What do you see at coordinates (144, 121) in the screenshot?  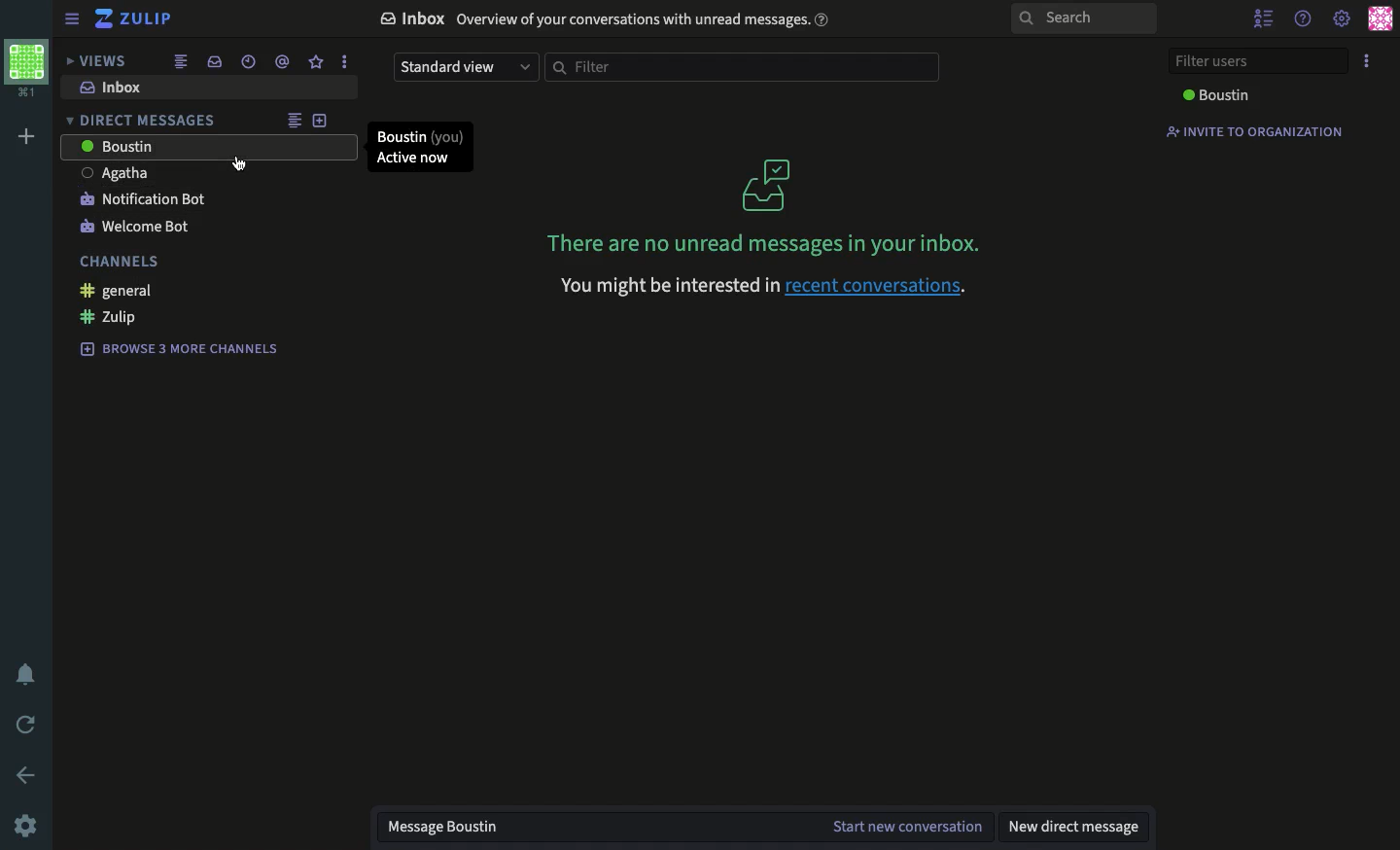 I see `direct messages` at bounding box center [144, 121].